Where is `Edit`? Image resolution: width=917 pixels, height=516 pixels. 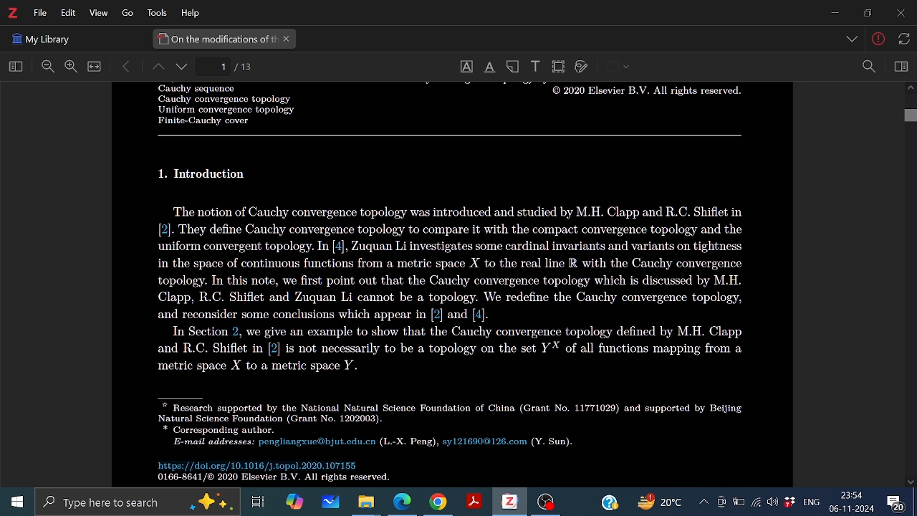 Edit is located at coordinates (66, 13).